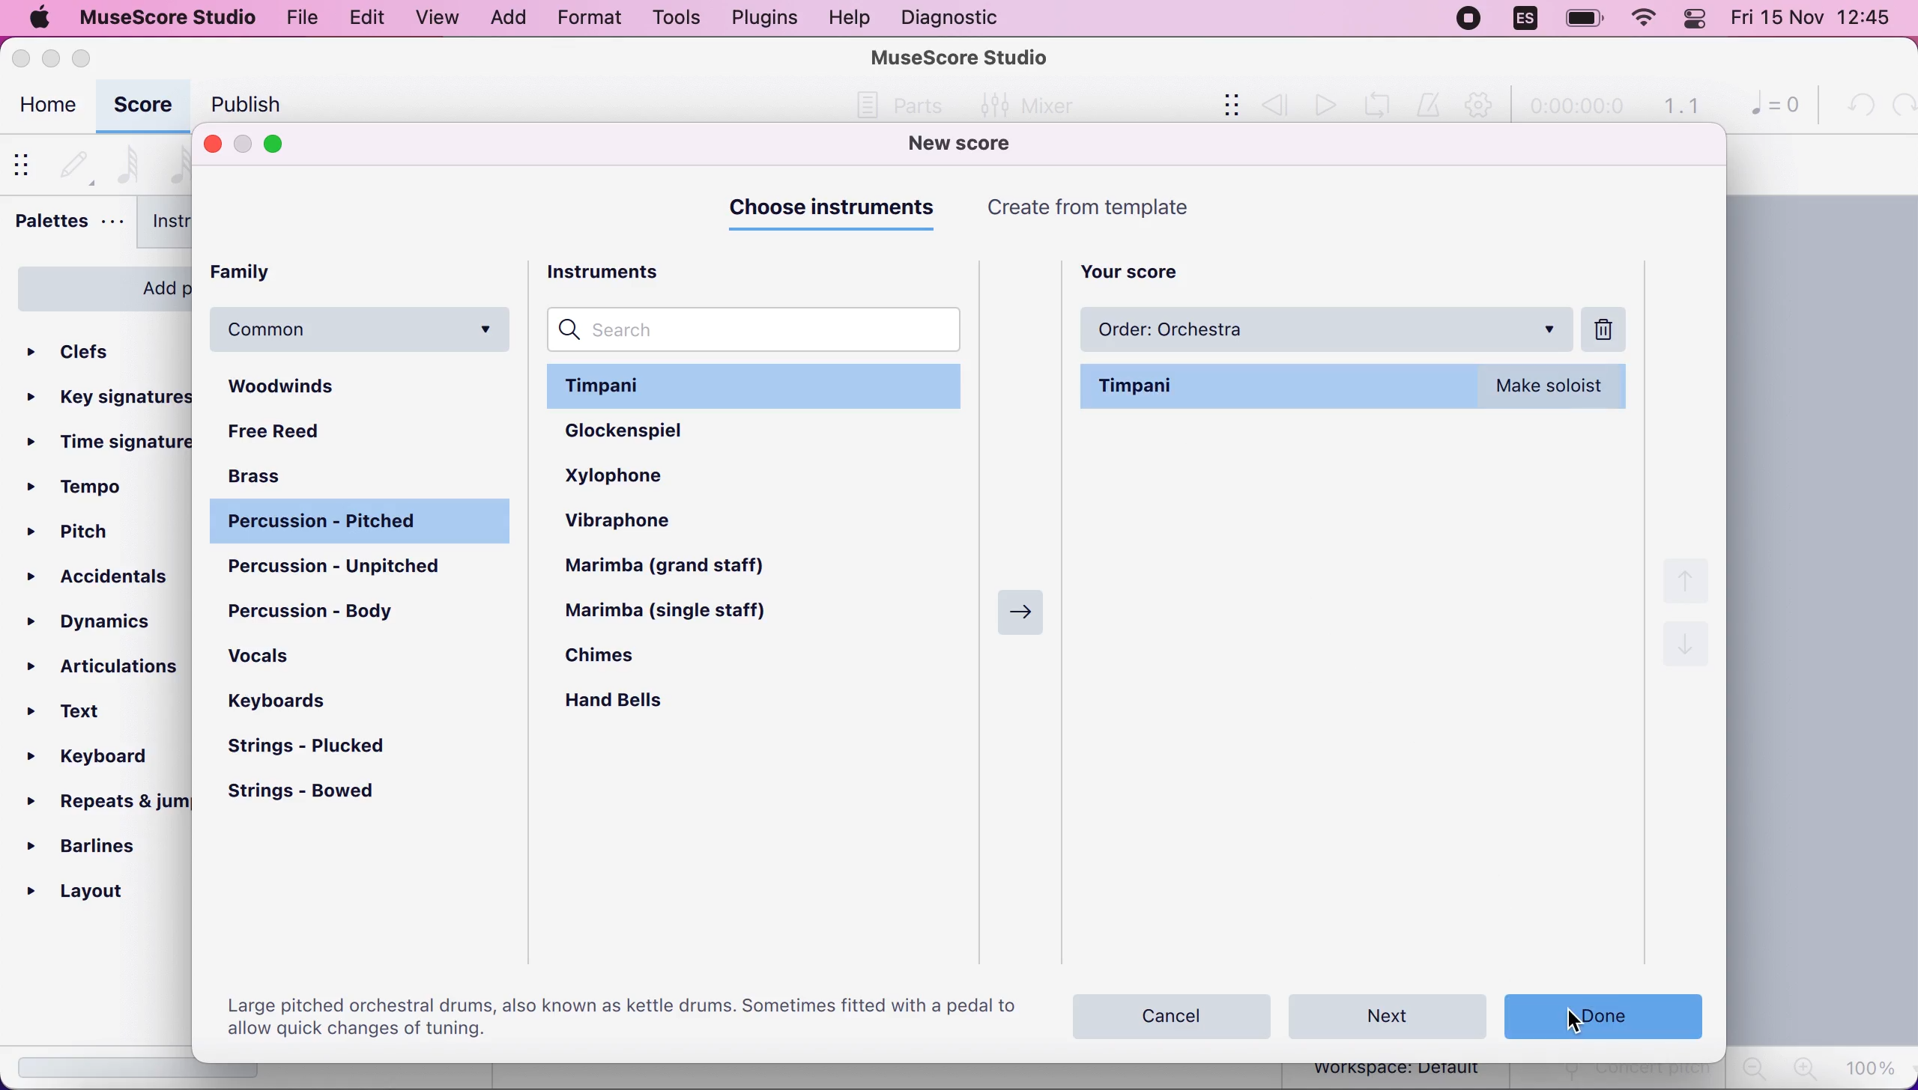 This screenshot has width=1918, height=1090. Describe the element at coordinates (981, 144) in the screenshot. I see `new score` at that location.